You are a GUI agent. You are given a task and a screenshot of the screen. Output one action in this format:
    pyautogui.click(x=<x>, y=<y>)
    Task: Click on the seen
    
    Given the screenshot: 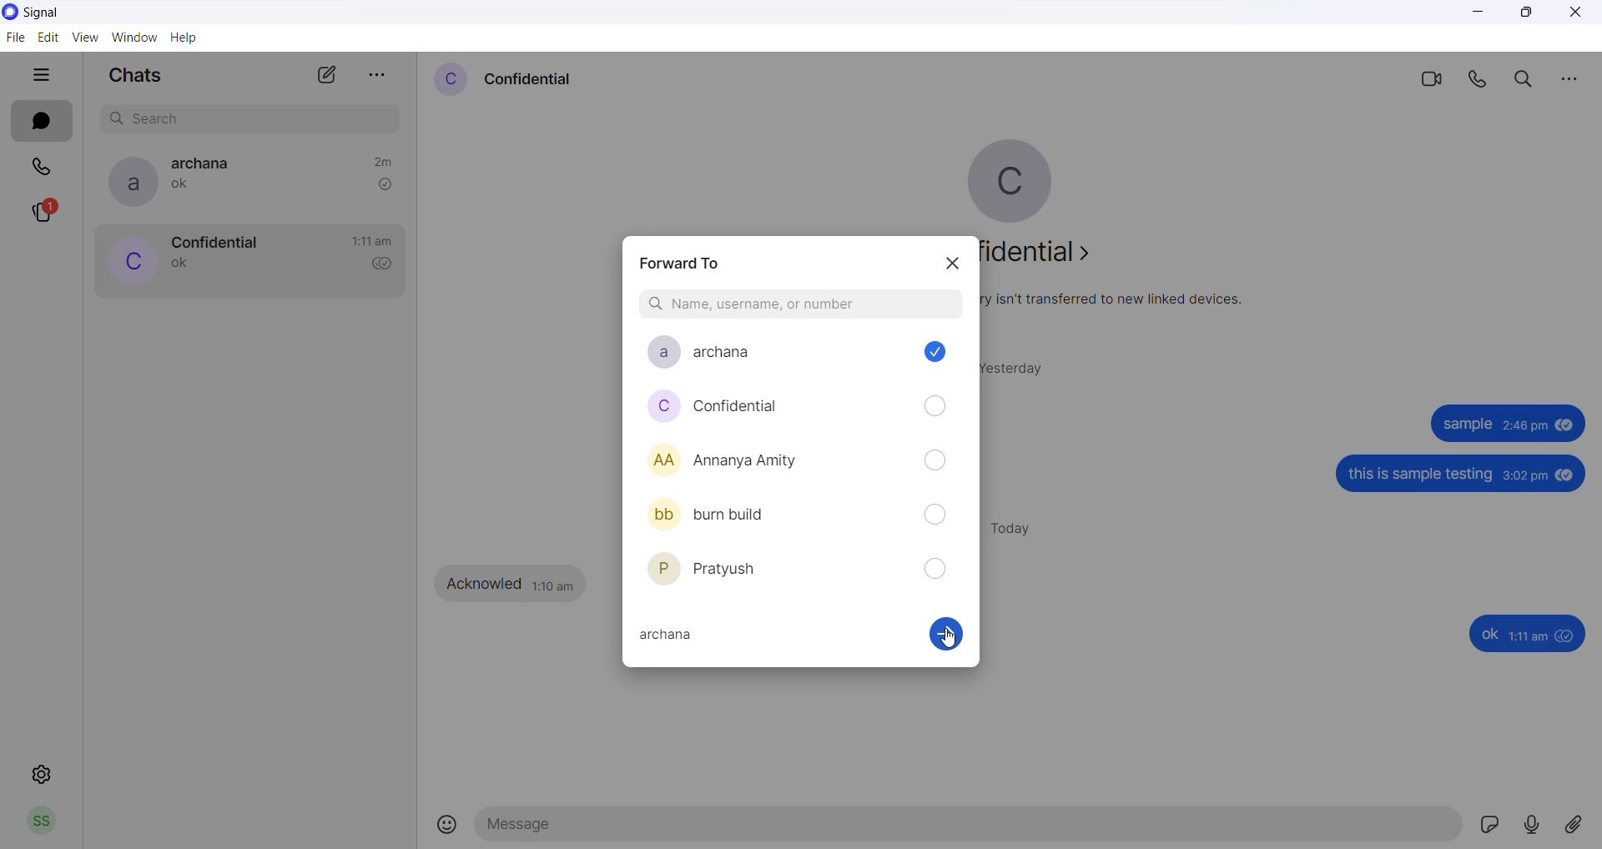 What is the action you would take?
    pyautogui.click(x=1568, y=636)
    